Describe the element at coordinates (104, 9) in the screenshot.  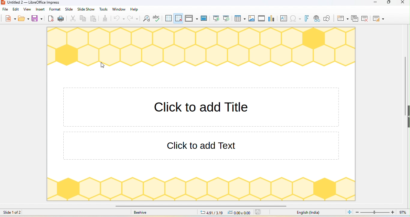
I see `tools` at that location.